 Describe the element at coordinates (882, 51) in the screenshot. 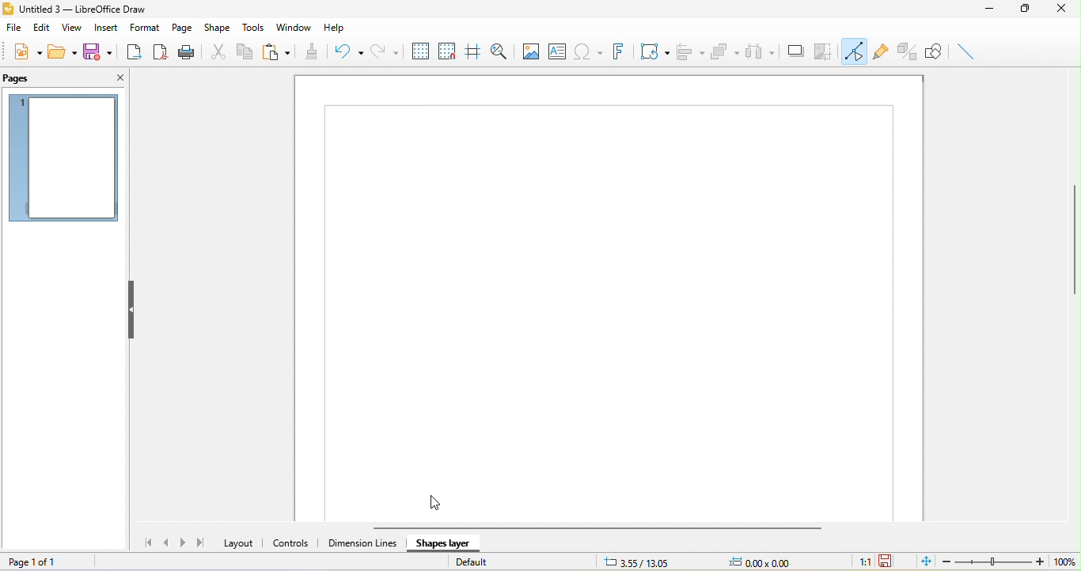

I see `gluepoint function` at that location.